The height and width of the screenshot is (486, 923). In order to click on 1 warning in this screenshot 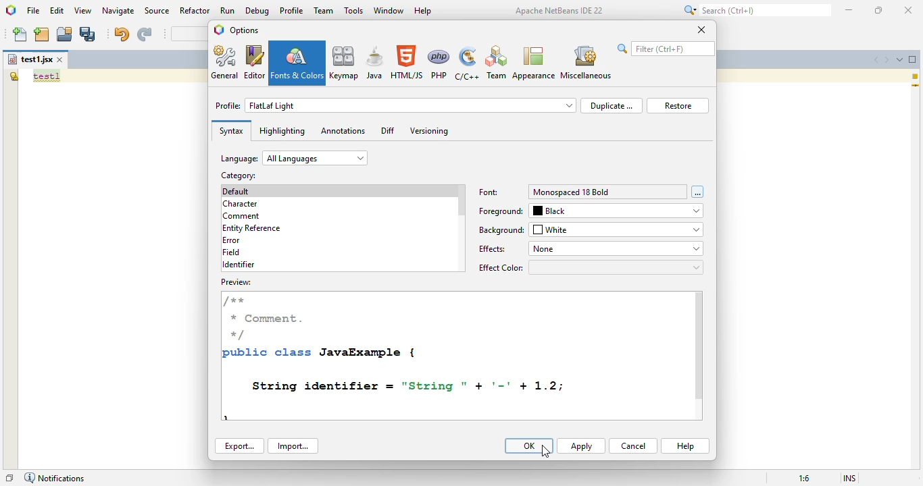, I will do `click(917, 76)`.